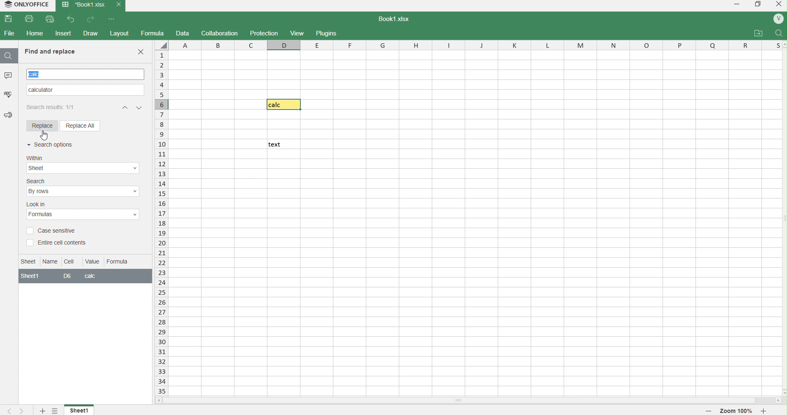 The image size is (787, 415). Describe the element at coordinates (92, 33) in the screenshot. I see `draw` at that location.